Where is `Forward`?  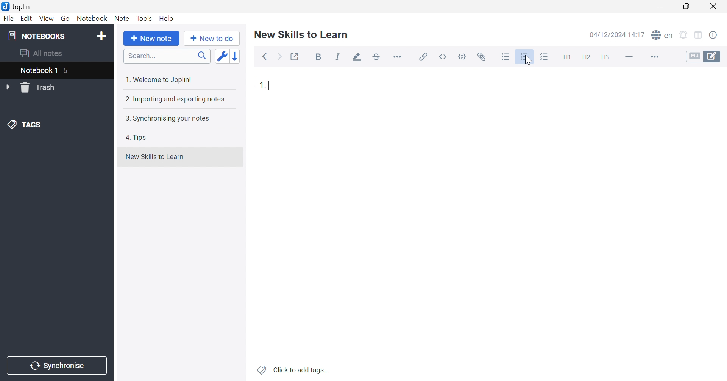 Forward is located at coordinates (280, 57).